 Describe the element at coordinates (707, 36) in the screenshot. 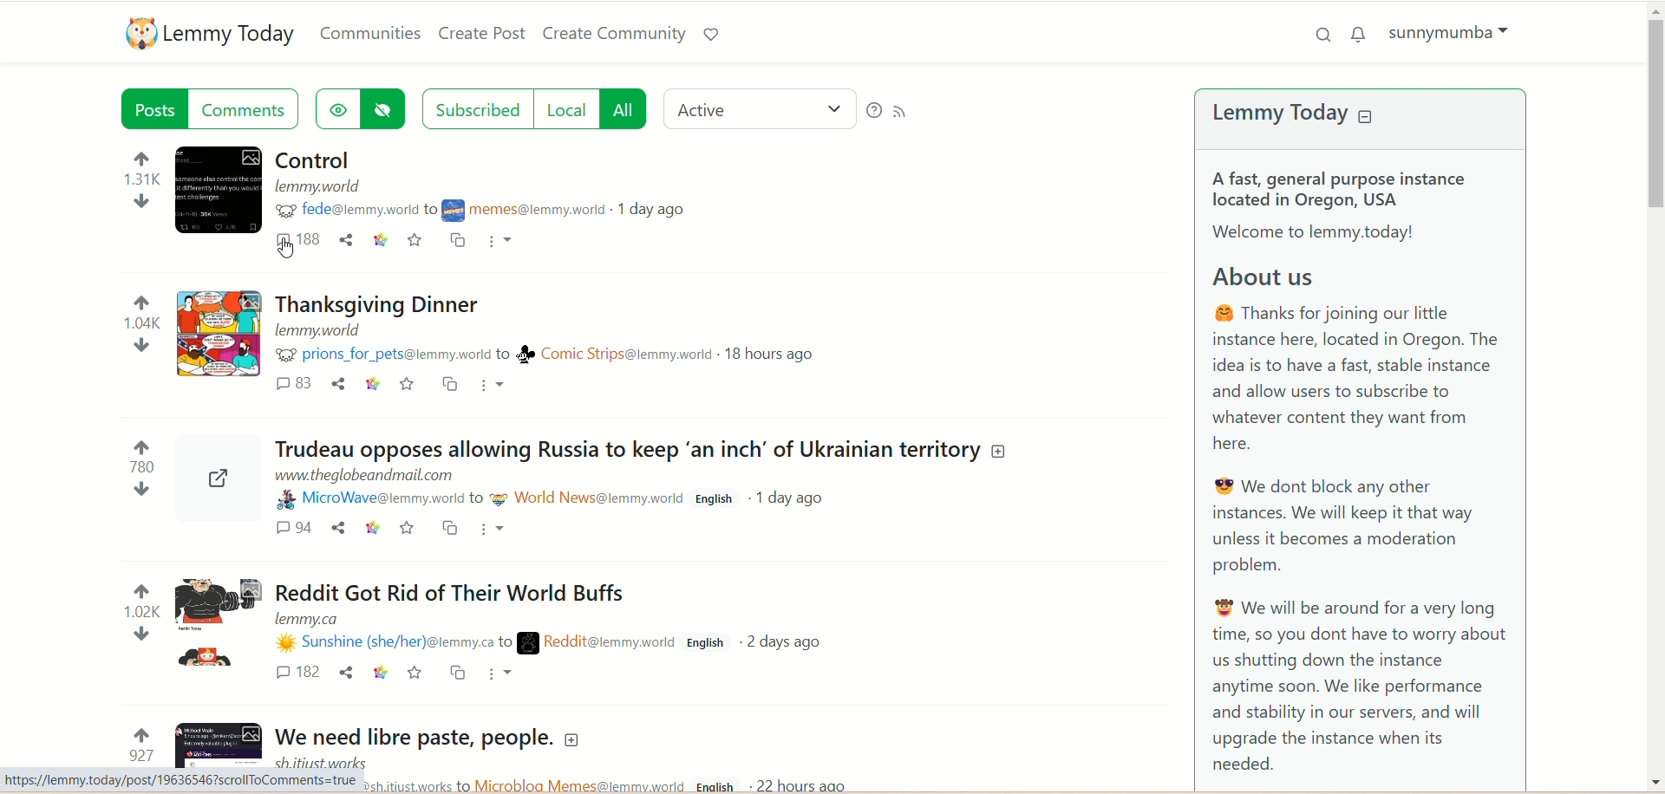

I see `Support lemmy` at that location.